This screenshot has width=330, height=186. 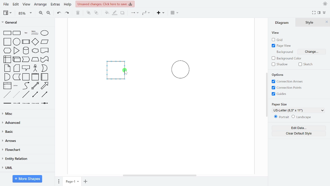 I want to click on options, so click(x=279, y=75).